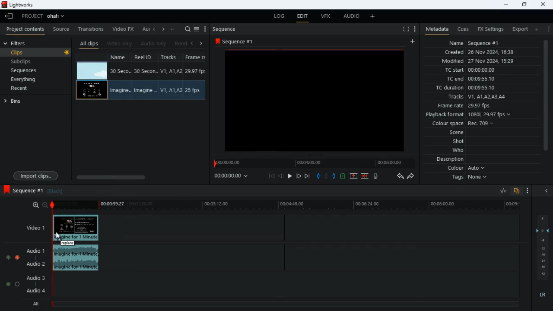  I want to click on scene, so click(457, 133).